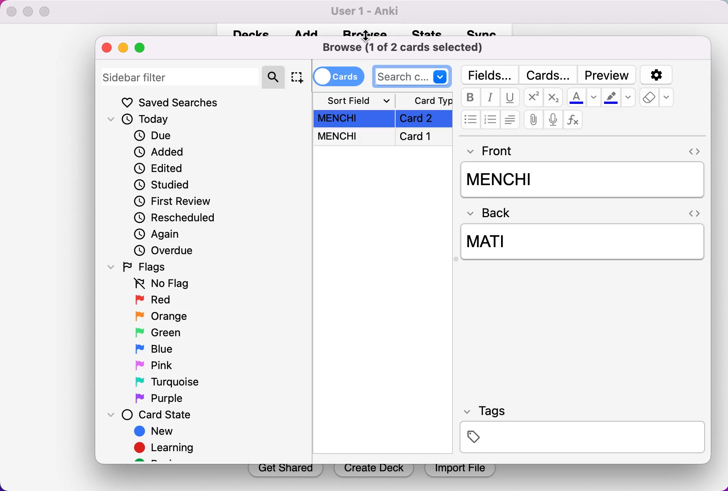 This screenshot has height=491, width=728. I want to click on superscript, so click(532, 97).